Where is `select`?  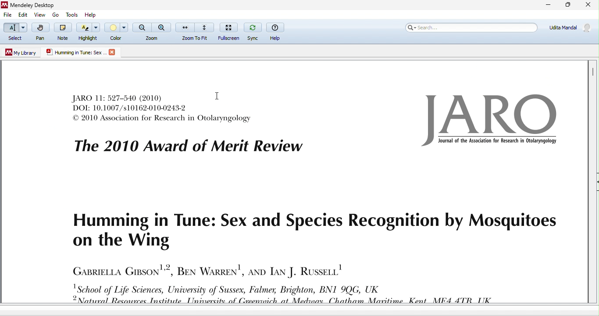
select is located at coordinates (16, 32).